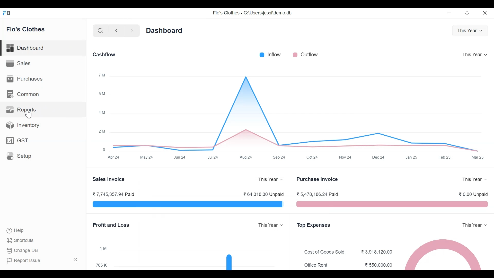 This screenshot has height=278, width=494. Describe the element at coordinates (25, 78) in the screenshot. I see `Purchases ` at that location.